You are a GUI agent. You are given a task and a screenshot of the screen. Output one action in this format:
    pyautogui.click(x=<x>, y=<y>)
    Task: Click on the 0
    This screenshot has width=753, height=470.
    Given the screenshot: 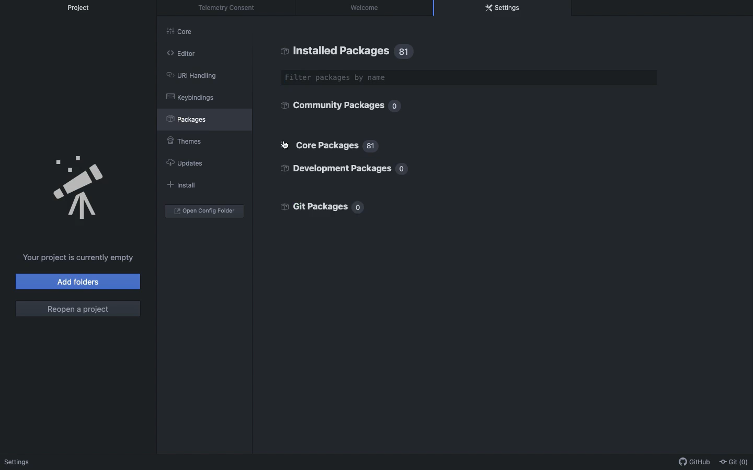 What is the action you would take?
    pyautogui.click(x=395, y=107)
    